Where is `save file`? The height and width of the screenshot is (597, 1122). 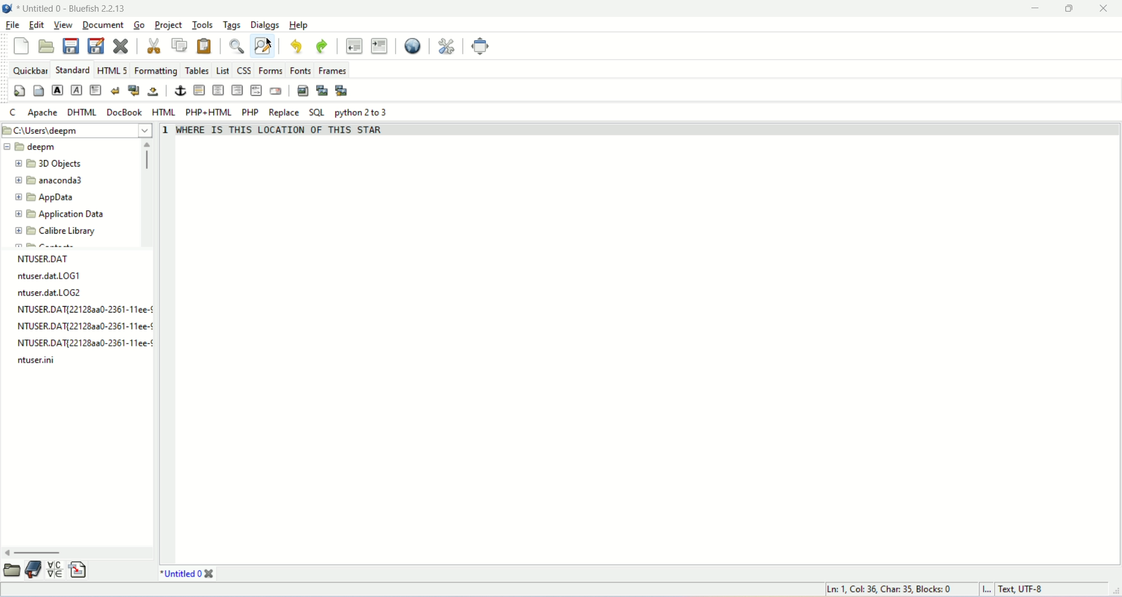
save file is located at coordinates (72, 46).